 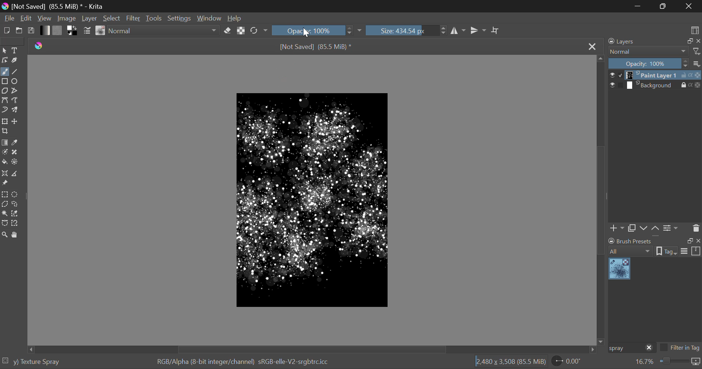 I want to click on restore, so click(x=688, y=41).